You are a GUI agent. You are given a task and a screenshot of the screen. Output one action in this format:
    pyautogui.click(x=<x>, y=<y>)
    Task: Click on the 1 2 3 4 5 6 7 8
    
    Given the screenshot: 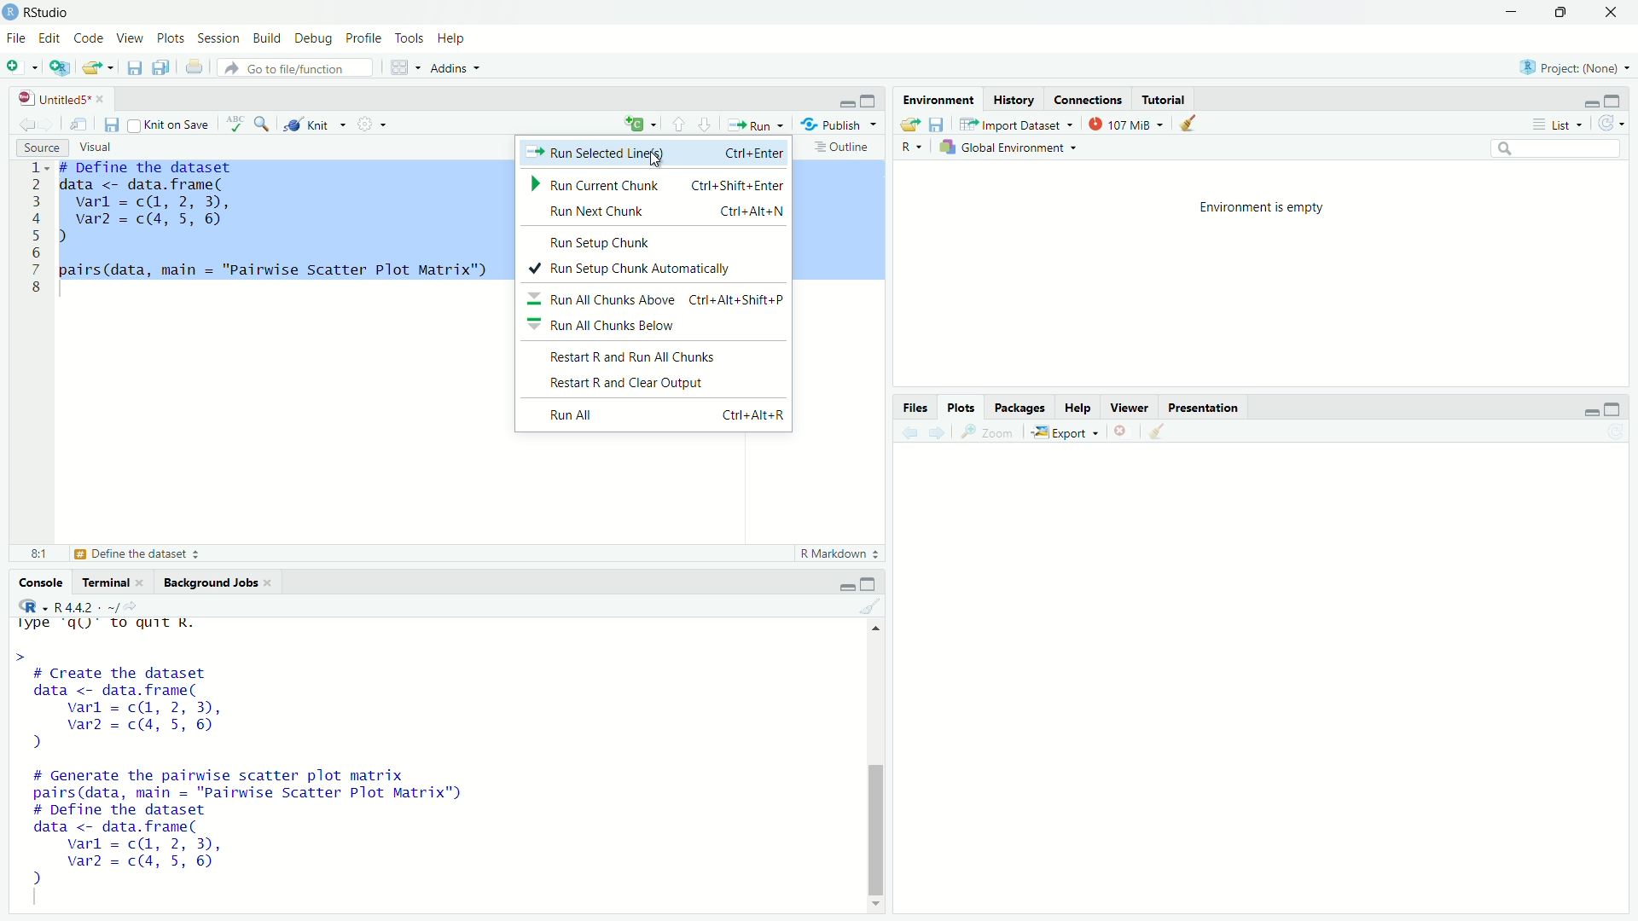 What is the action you would take?
    pyautogui.click(x=35, y=231)
    